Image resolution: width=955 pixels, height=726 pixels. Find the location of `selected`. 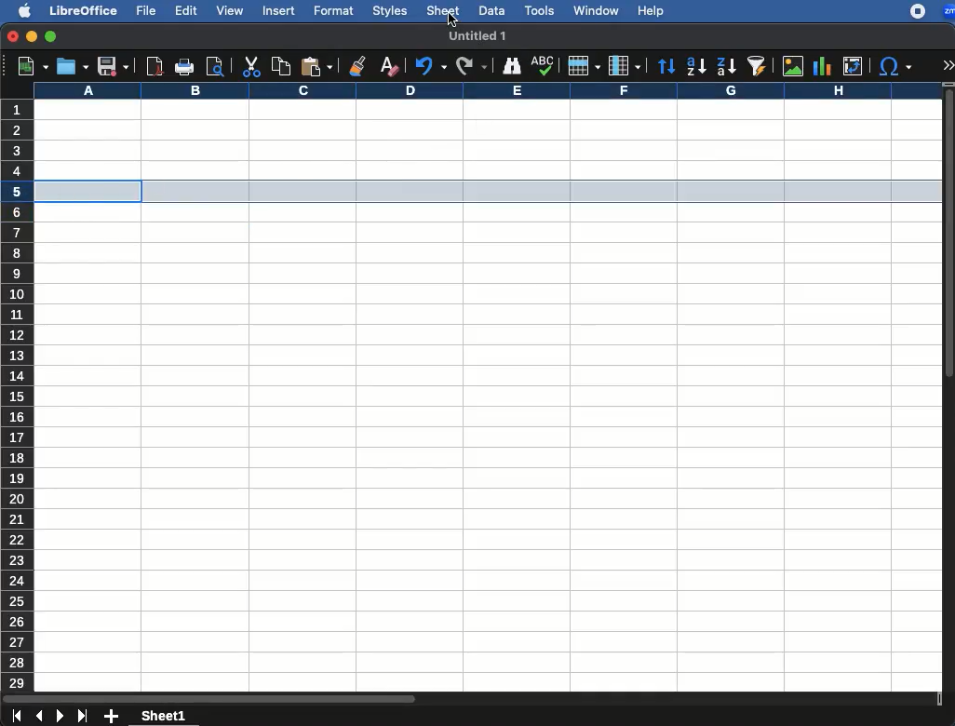

selected is located at coordinates (473, 191).